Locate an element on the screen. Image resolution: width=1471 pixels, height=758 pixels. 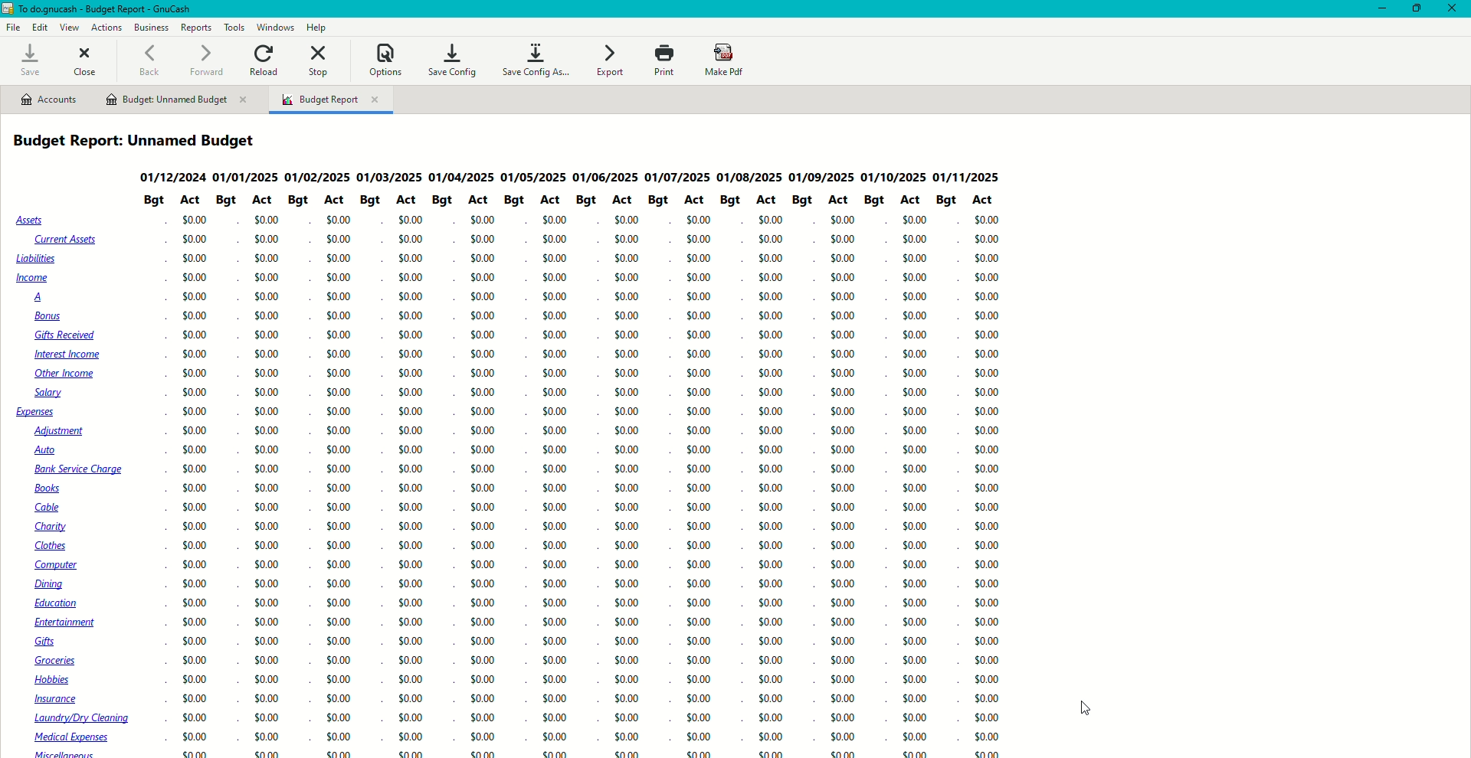
Close is located at coordinates (1454, 9).